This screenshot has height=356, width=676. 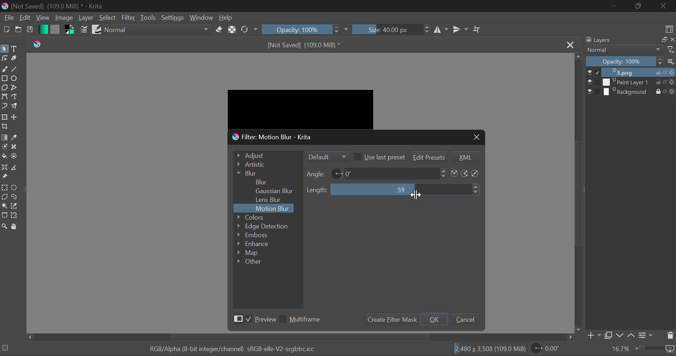 What do you see at coordinates (17, 207) in the screenshot?
I see `Similar Color Selection Tool` at bounding box center [17, 207].